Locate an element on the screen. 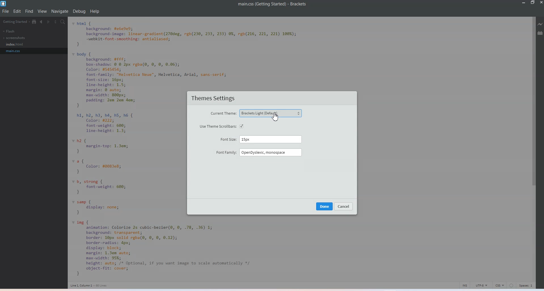  File name is located at coordinates (272, 4).